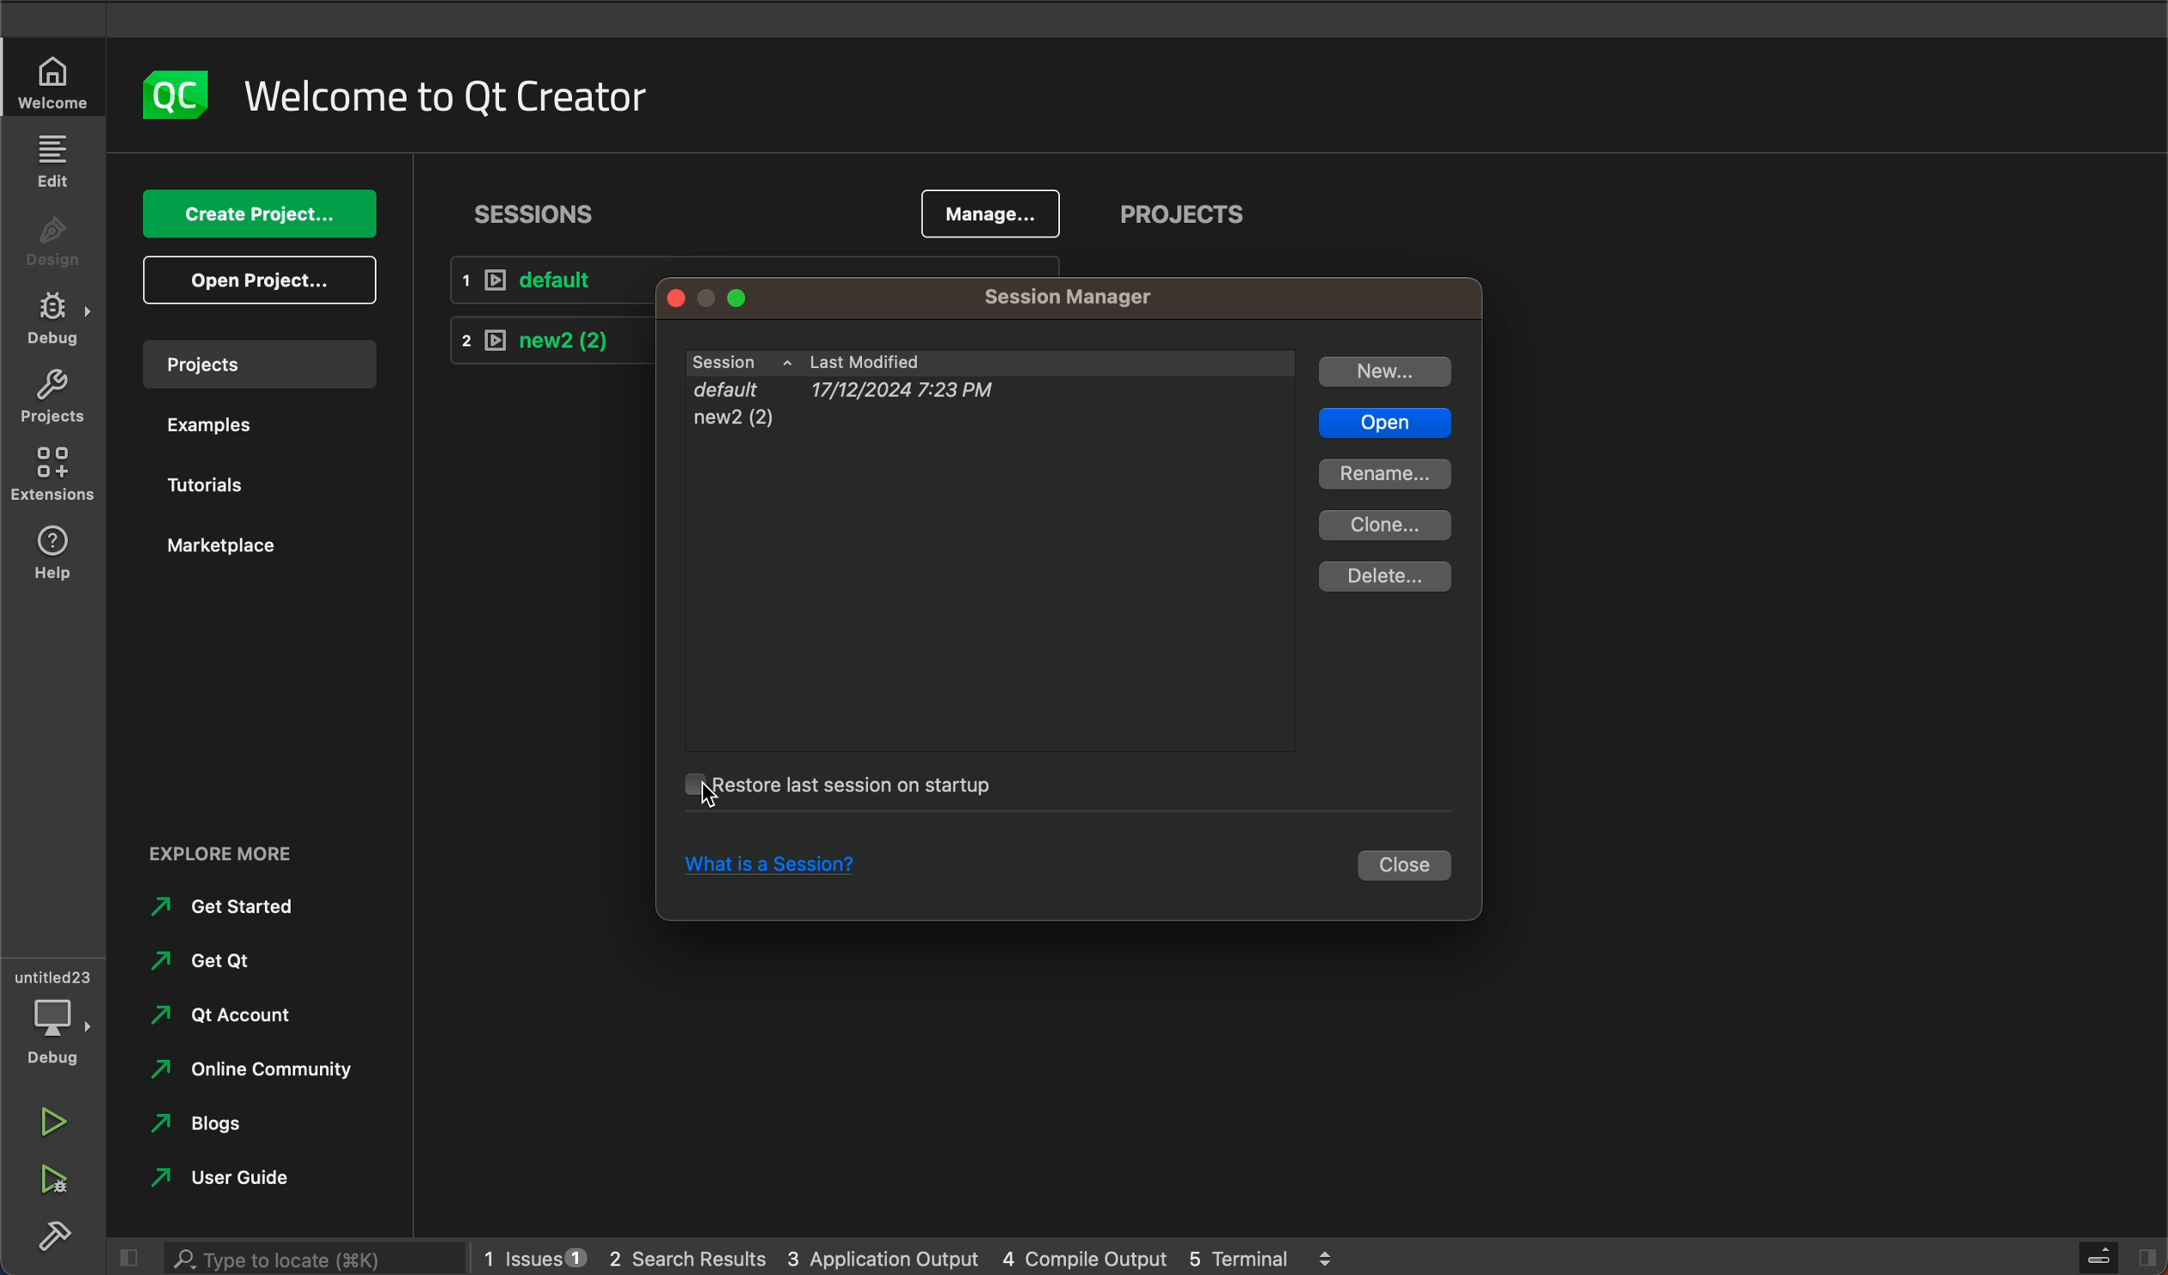  I want to click on search, so click(308, 1259).